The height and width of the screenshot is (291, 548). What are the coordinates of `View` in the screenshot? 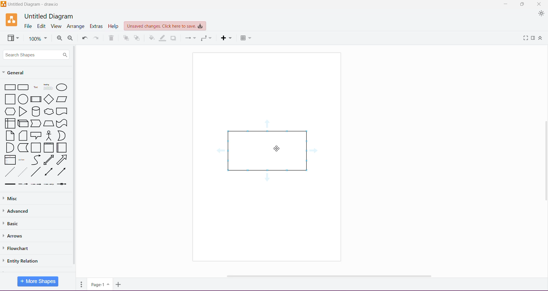 It's located at (13, 38).